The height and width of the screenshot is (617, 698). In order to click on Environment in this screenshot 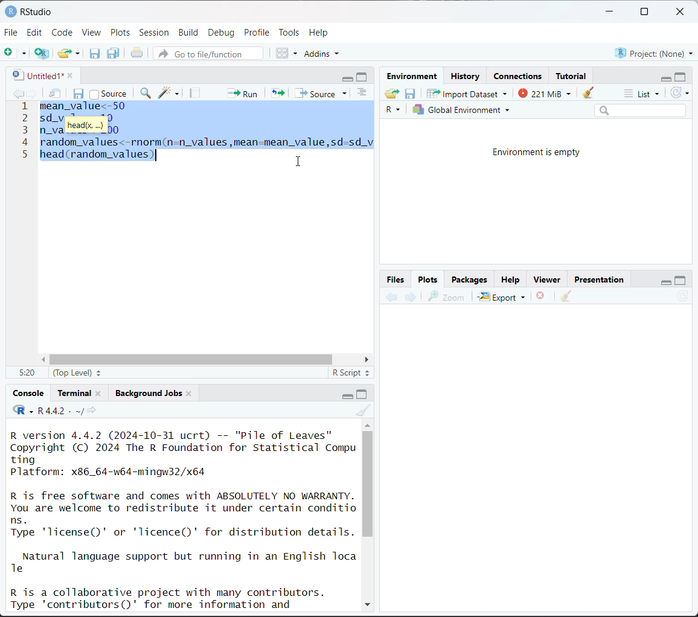, I will do `click(414, 77)`.